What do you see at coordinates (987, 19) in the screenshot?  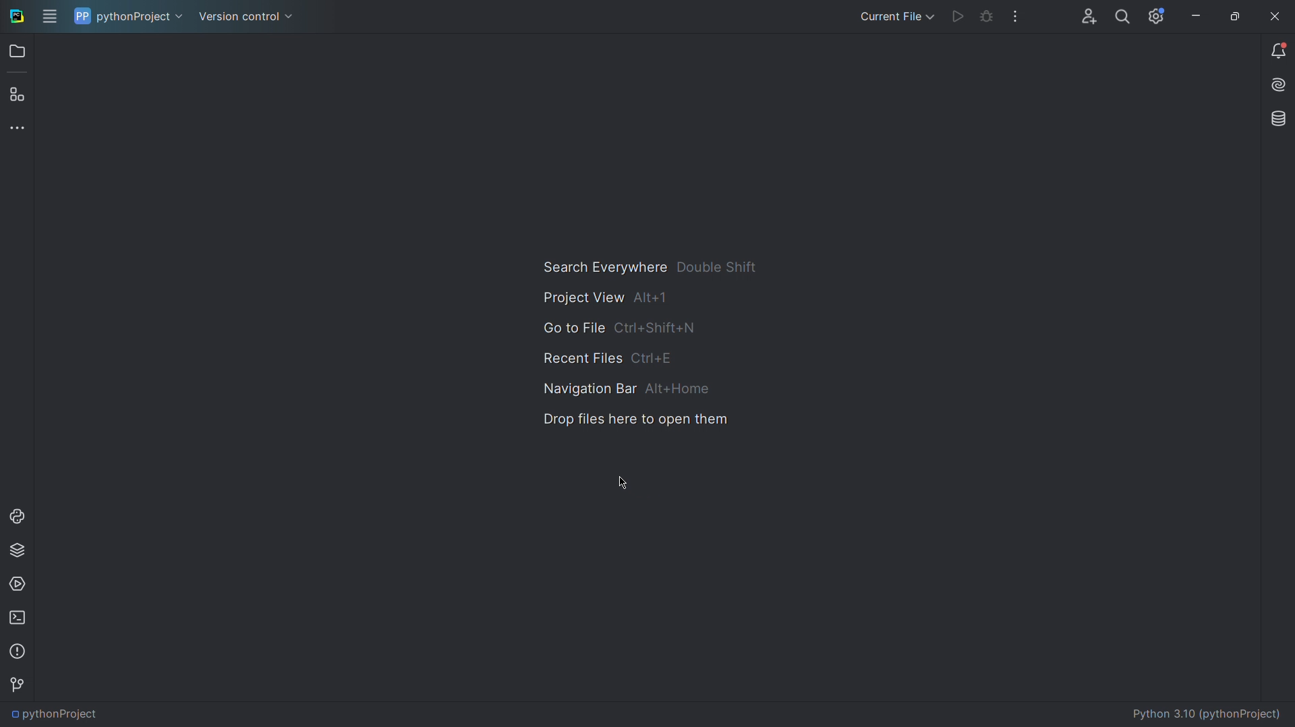 I see `check bugs` at bounding box center [987, 19].